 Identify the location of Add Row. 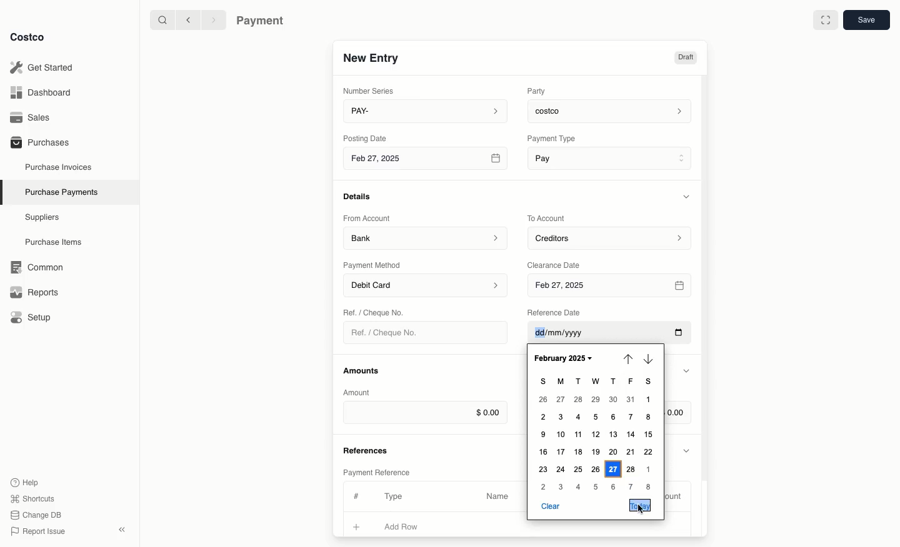
(409, 526).